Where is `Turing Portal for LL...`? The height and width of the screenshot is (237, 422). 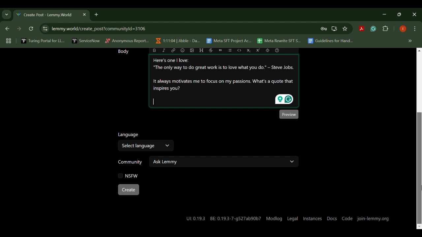
Turing Portal for LL... is located at coordinates (43, 41).